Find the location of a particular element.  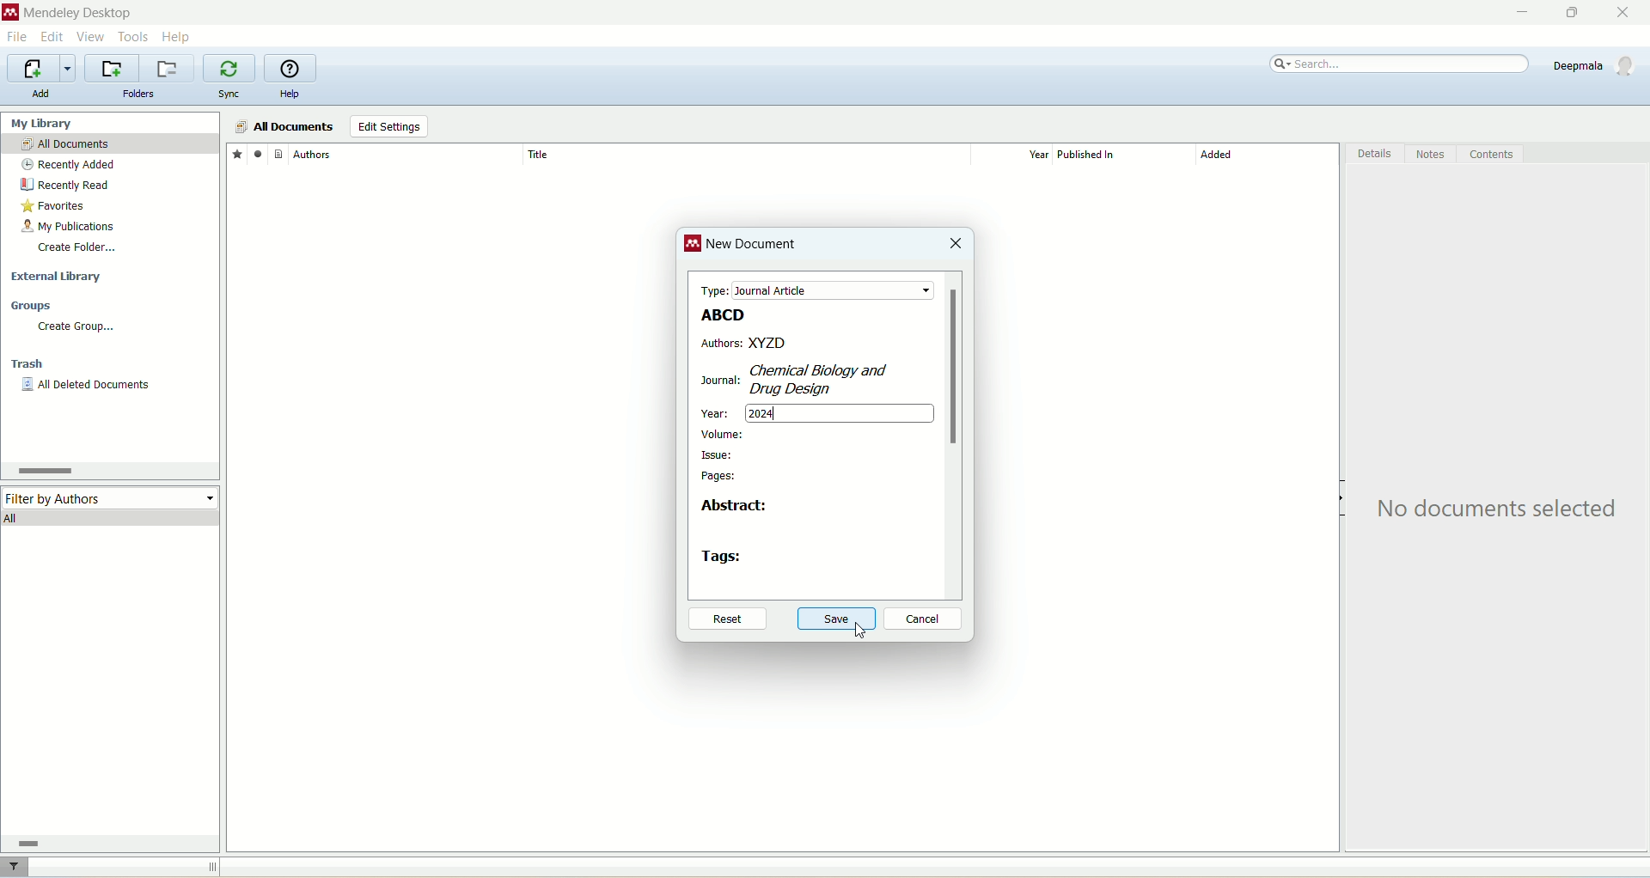

volume is located at coordinates (724, 434).